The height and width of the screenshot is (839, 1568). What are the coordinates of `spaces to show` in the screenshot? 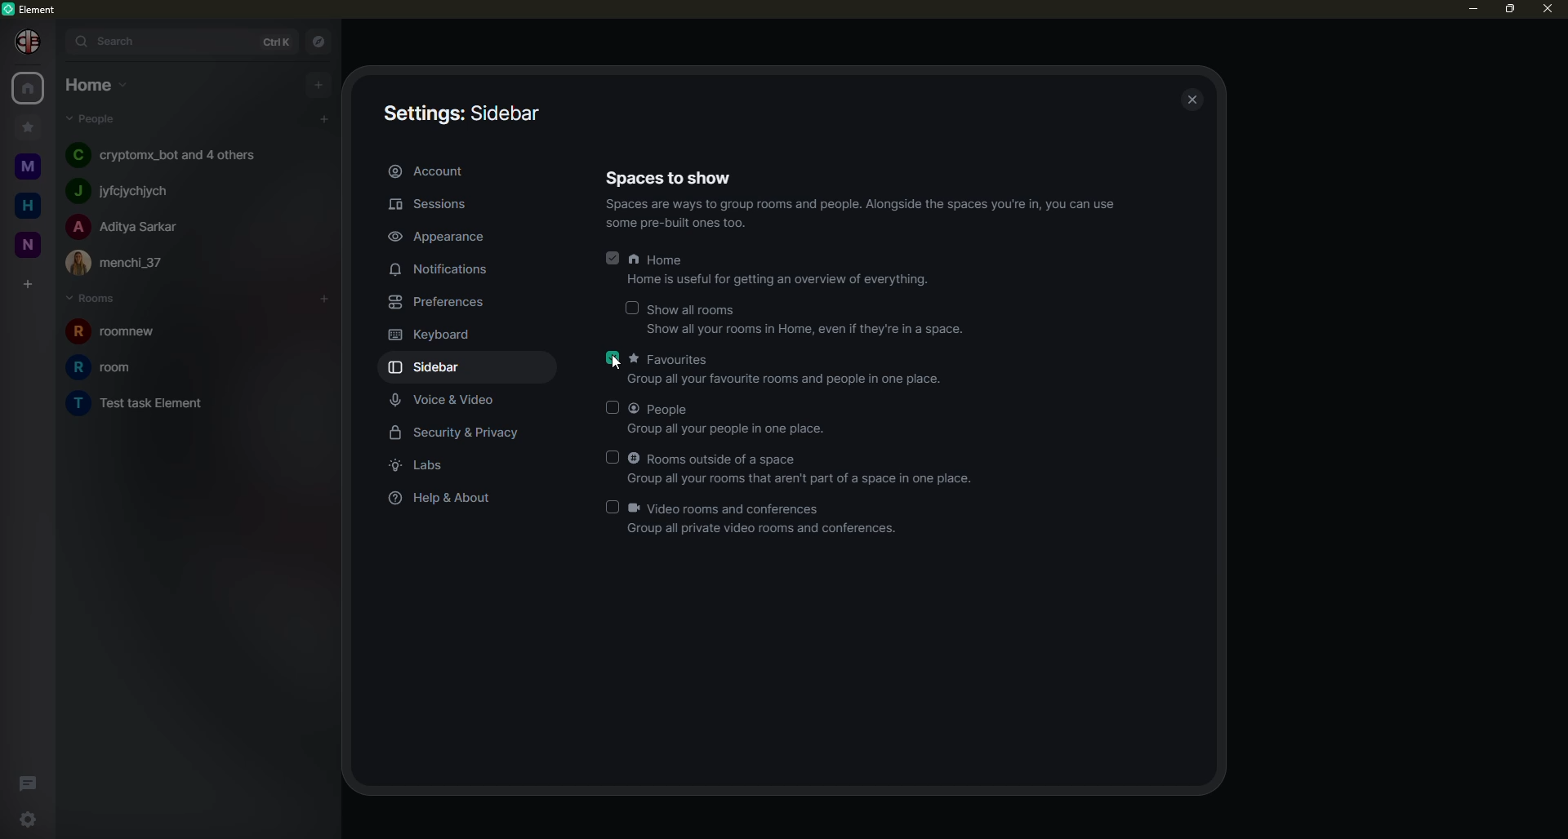 It's located at (673, 177).